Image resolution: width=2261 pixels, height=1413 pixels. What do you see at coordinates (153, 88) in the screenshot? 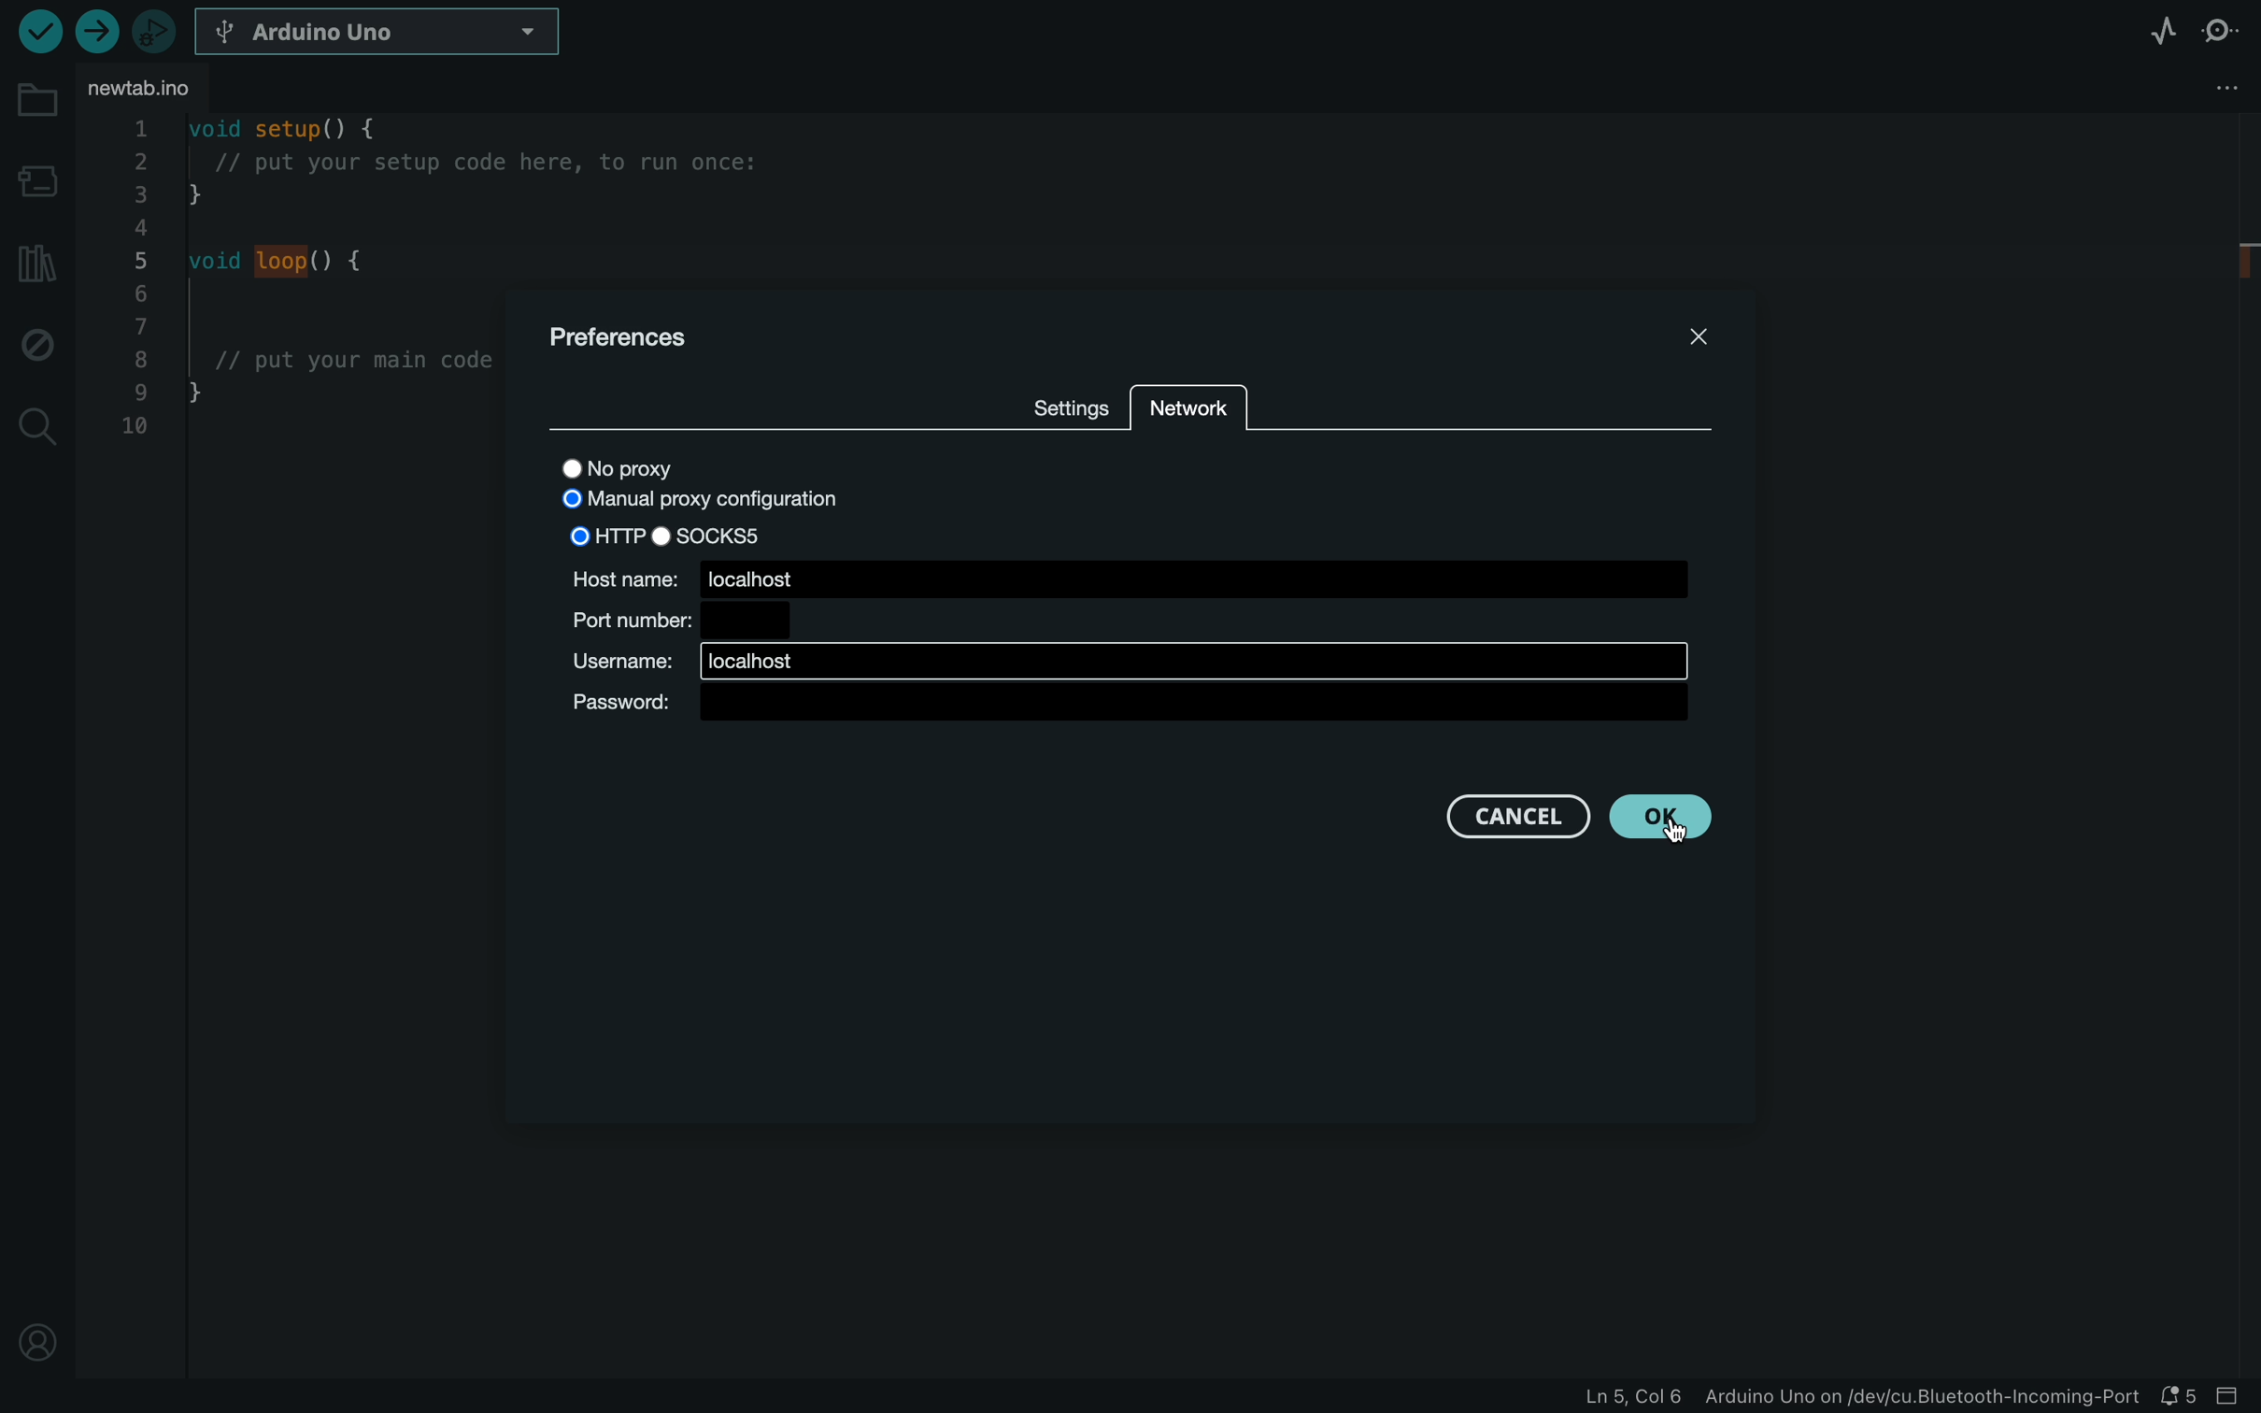
I see `file tab` at bounding box center [153, 88].